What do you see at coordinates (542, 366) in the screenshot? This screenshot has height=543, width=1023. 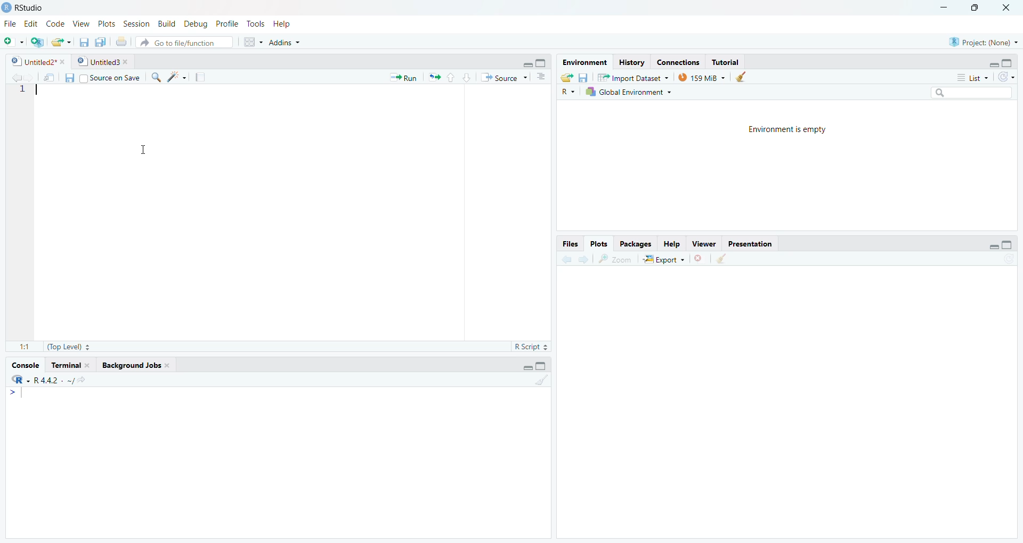 I see `Maximize` at bounding box center [542, 366].